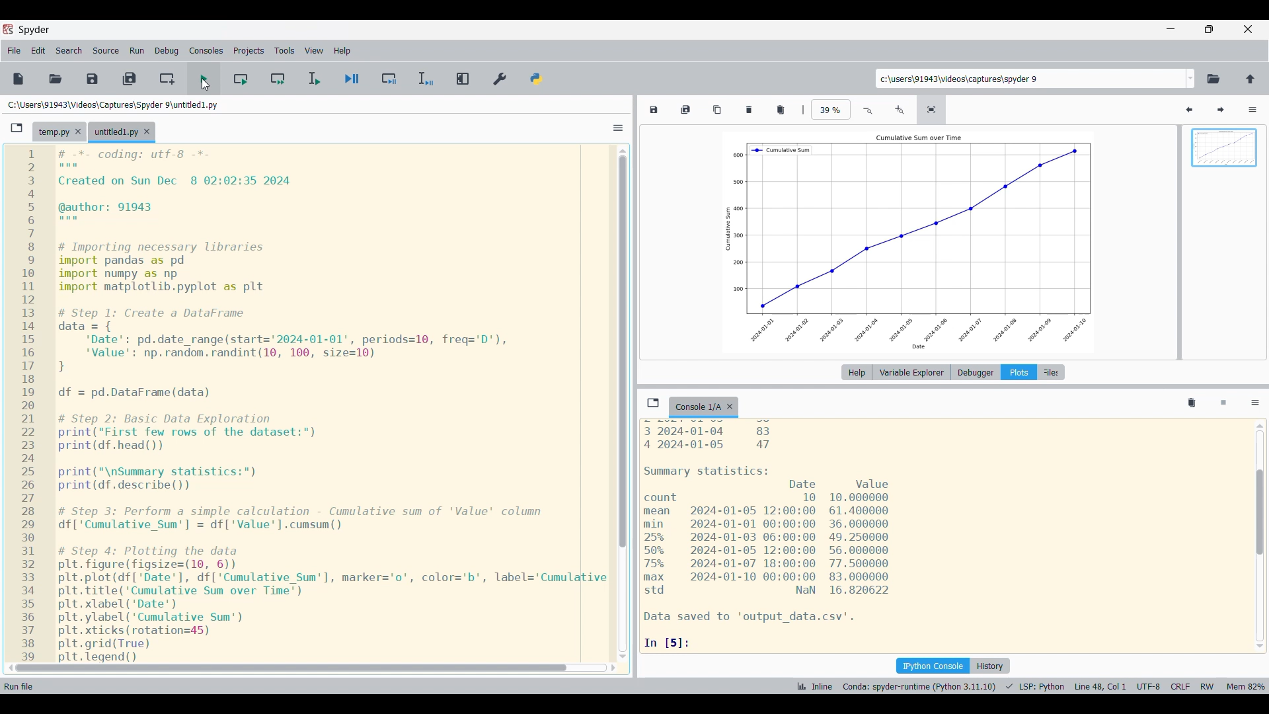 This screenshot has width=1269, height=714. Describe the element at coordinates (167, 79) in the screenshot. I see `Create new cell at the current line` at that location.